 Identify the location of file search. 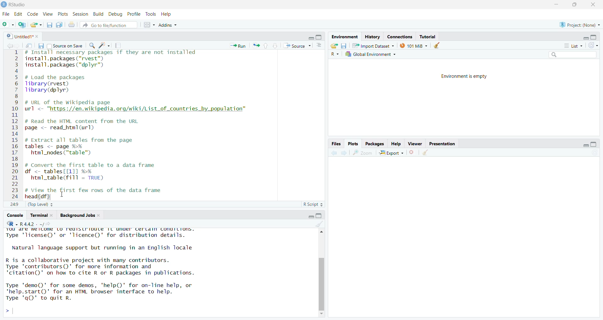
(109, 25).